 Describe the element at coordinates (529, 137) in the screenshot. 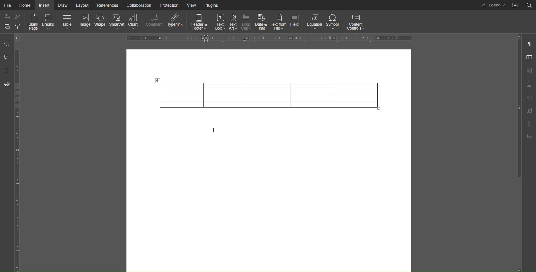

I see `Signature` at that location.